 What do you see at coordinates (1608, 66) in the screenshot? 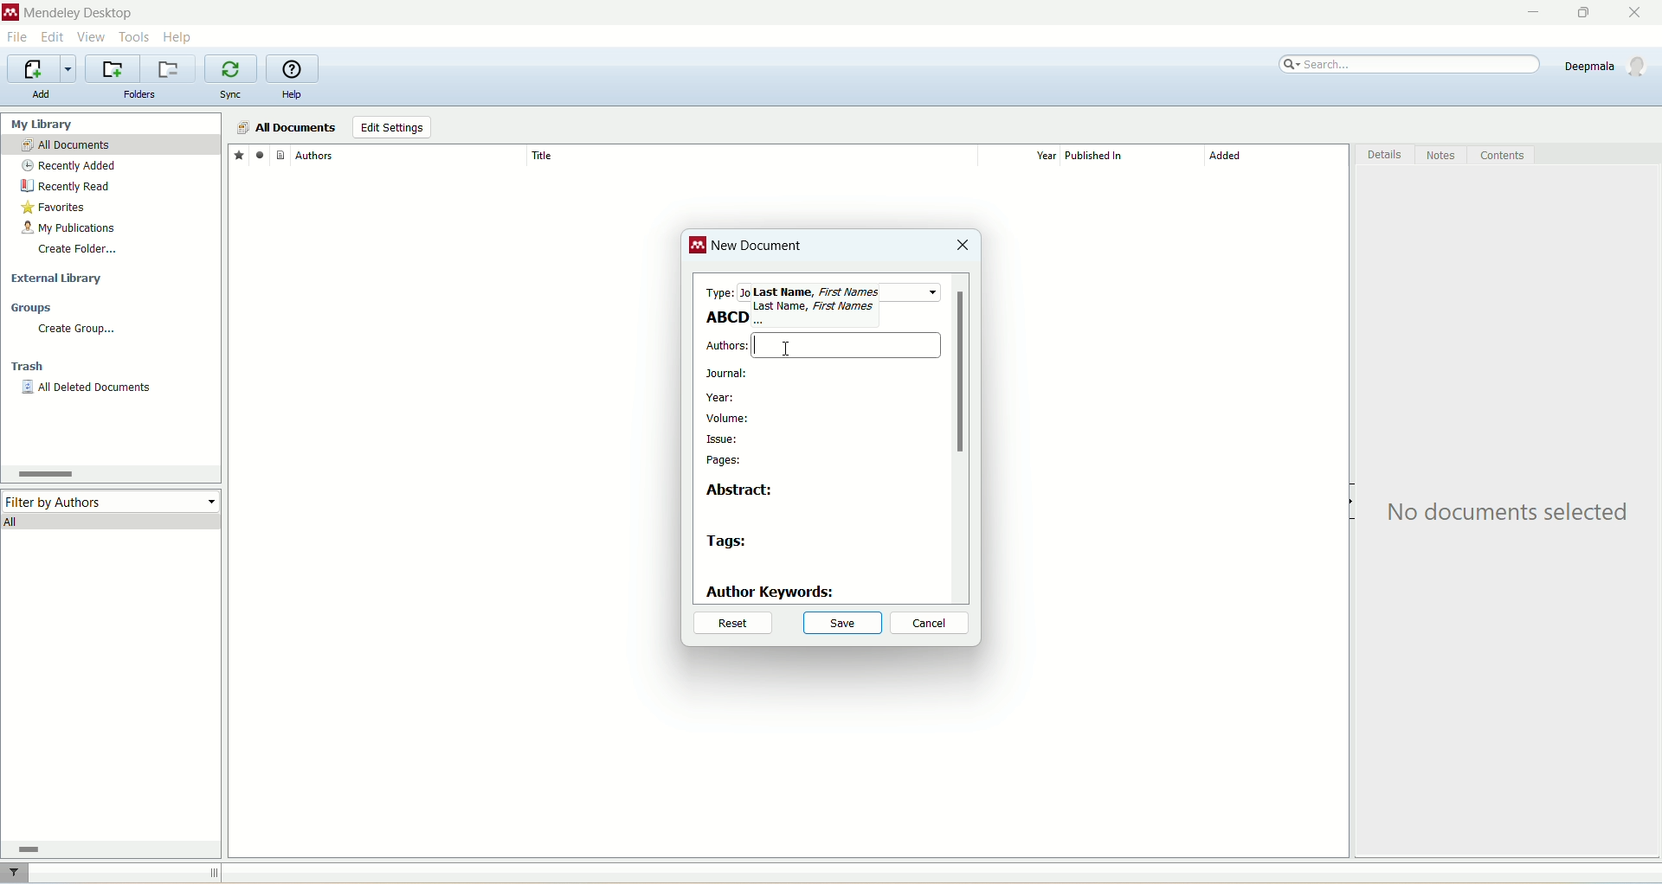
I see `account` at bounding box center [1608, 66].